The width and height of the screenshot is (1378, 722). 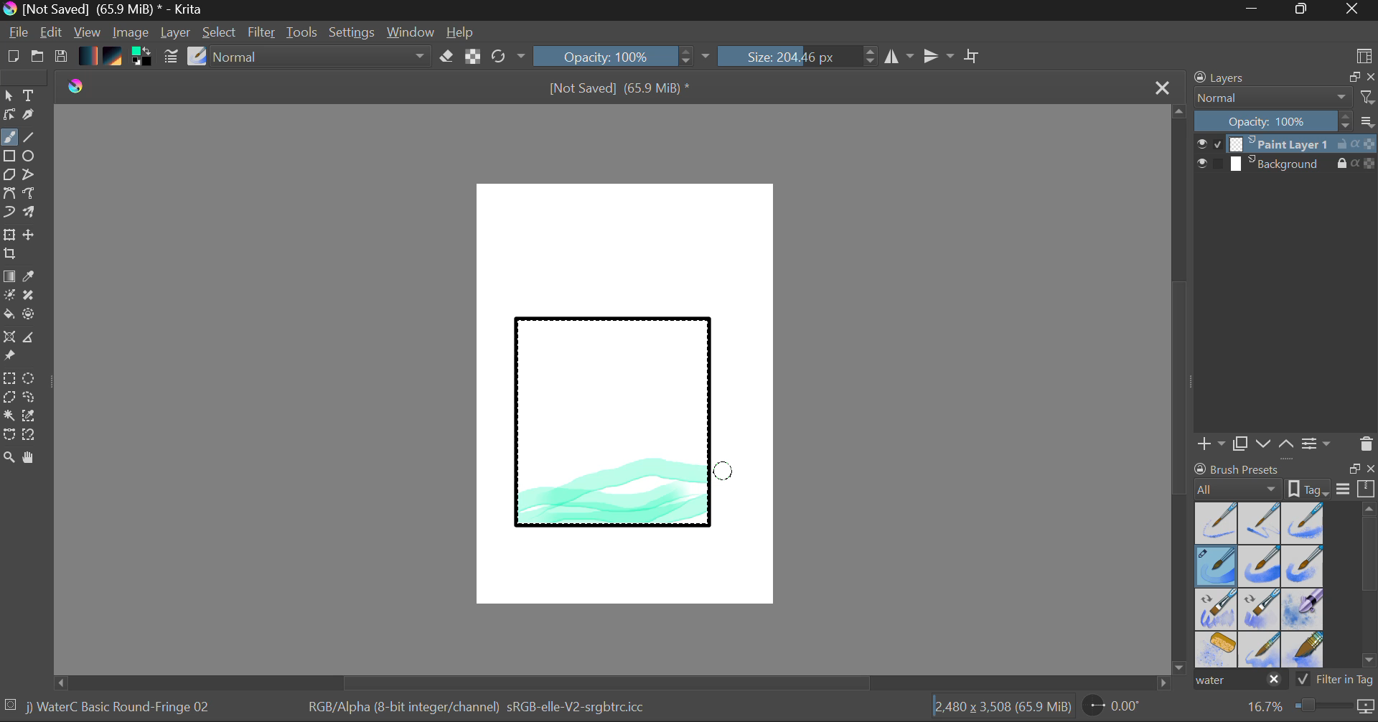 I want to click on Polyline, so click(x=30, y=176).